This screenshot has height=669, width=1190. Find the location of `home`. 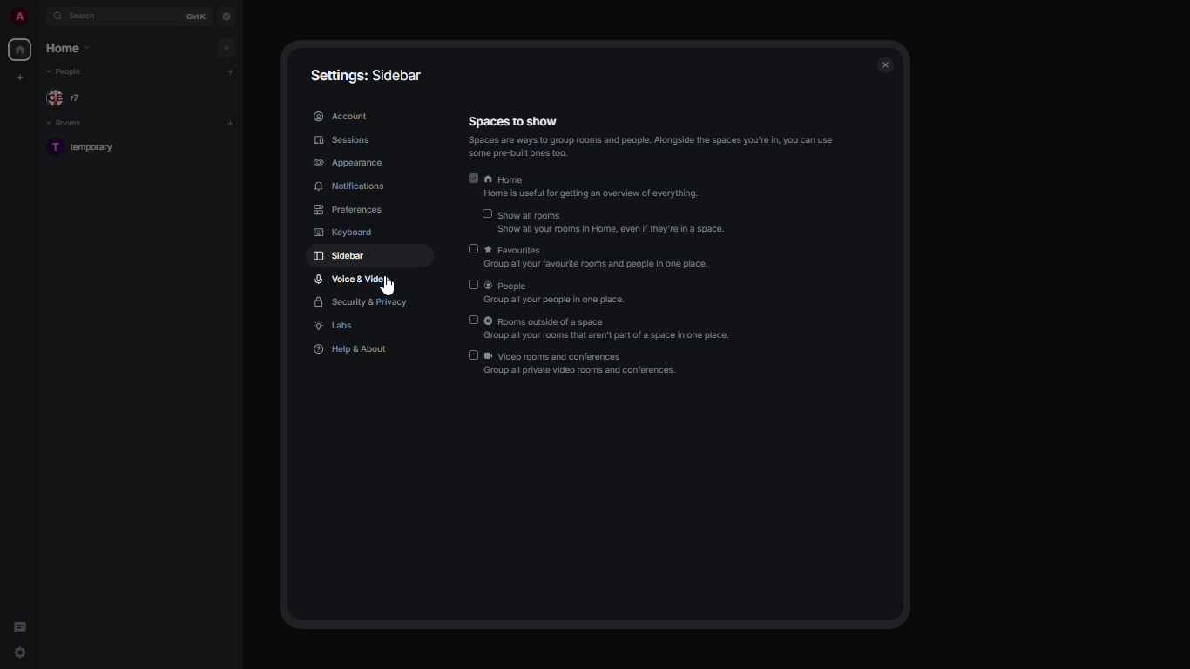

home is located at coordinates (592, 188).